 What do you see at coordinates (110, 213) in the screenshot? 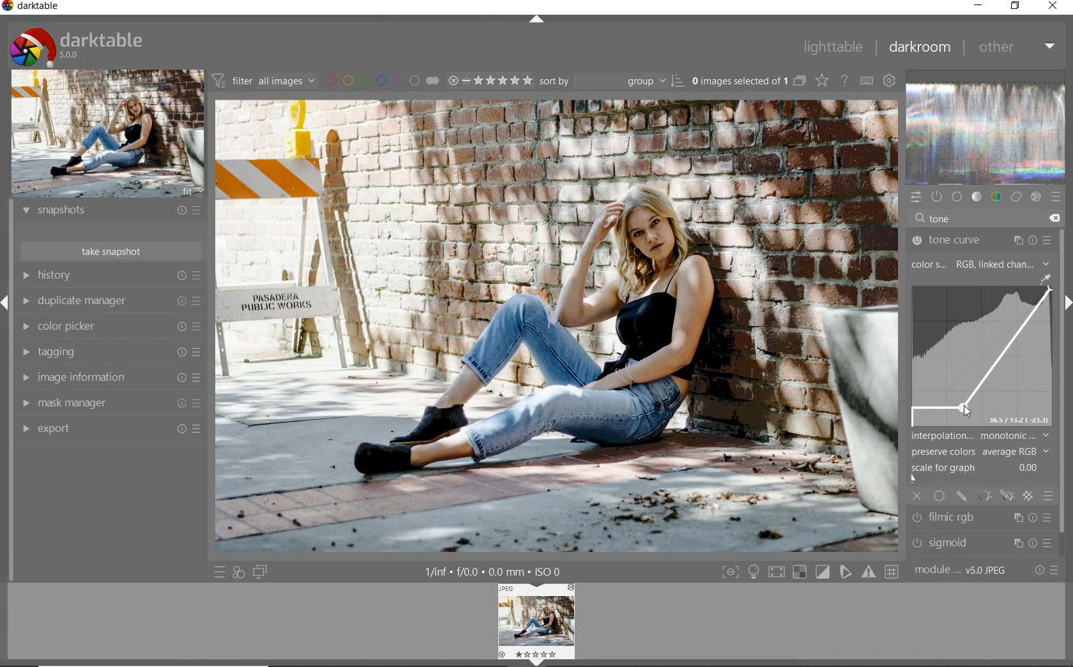
I see `snapshots` at bounding box center [110, 213].